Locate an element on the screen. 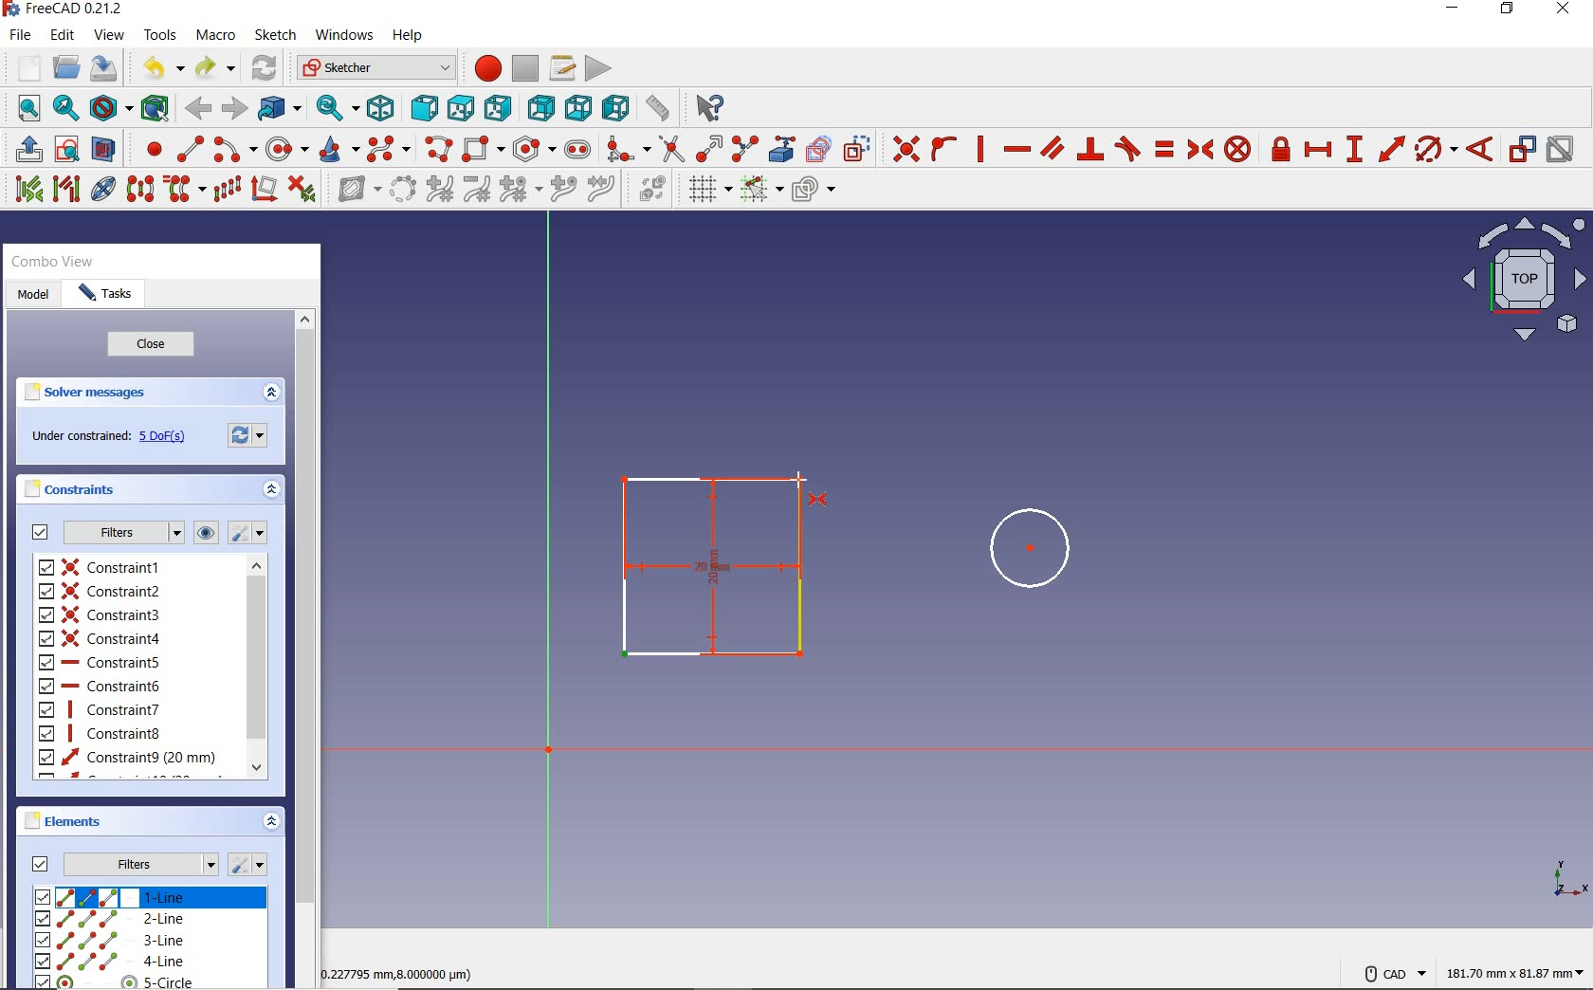 This screenshot has height=990, width=1593. constrain perpendicular is located at coordinates (1092, 149).